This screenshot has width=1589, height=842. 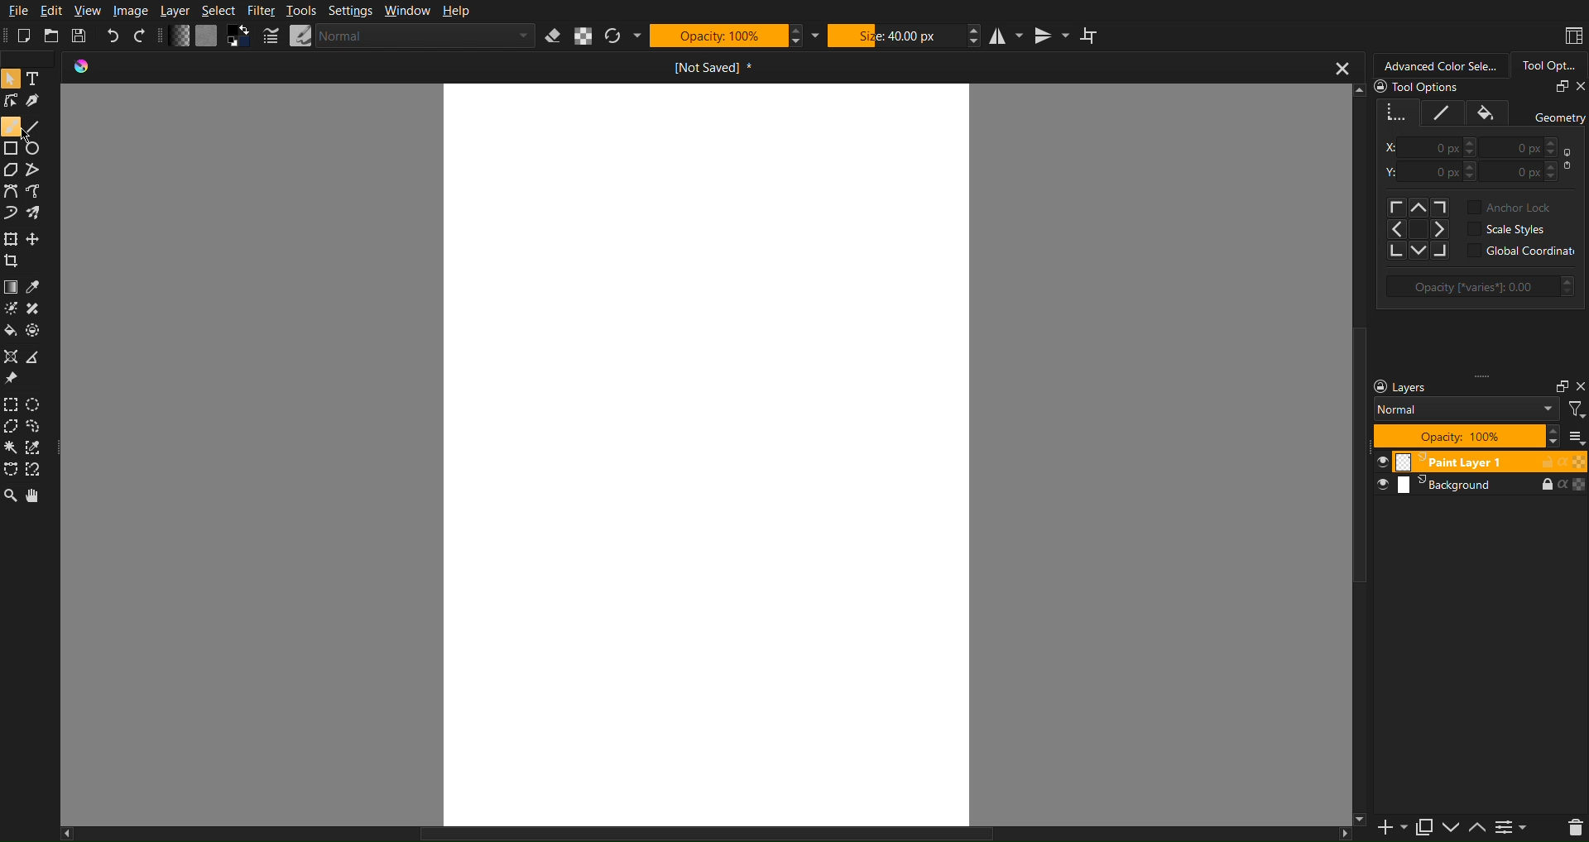 What do you see at coordinates (39, 80) in the screenshot?
I see `Text` at bounding box center [39, 80].